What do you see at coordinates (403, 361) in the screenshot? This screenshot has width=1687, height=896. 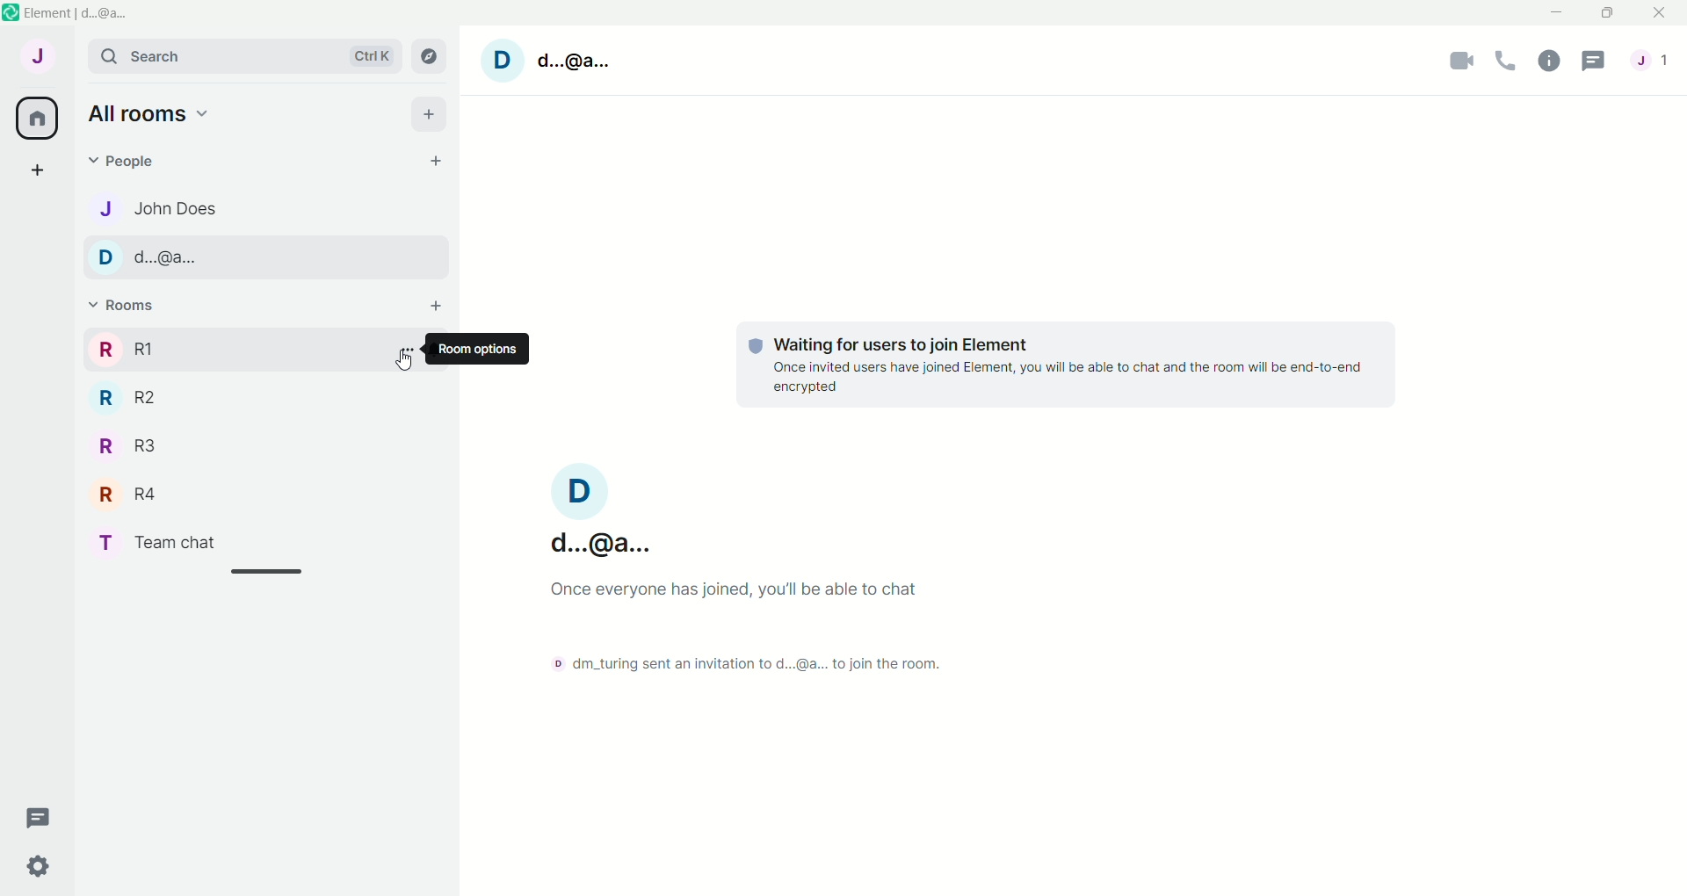 I see `Cursor` at bounding box center [403, 361].